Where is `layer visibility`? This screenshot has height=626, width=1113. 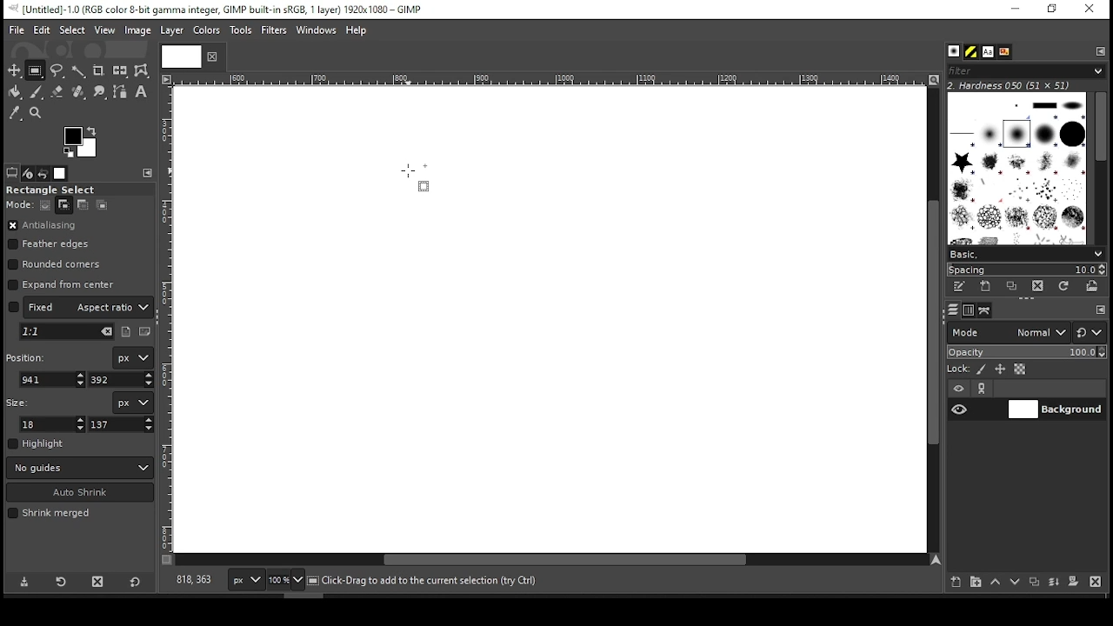
layer visibility is located at coordinates (959, 389).